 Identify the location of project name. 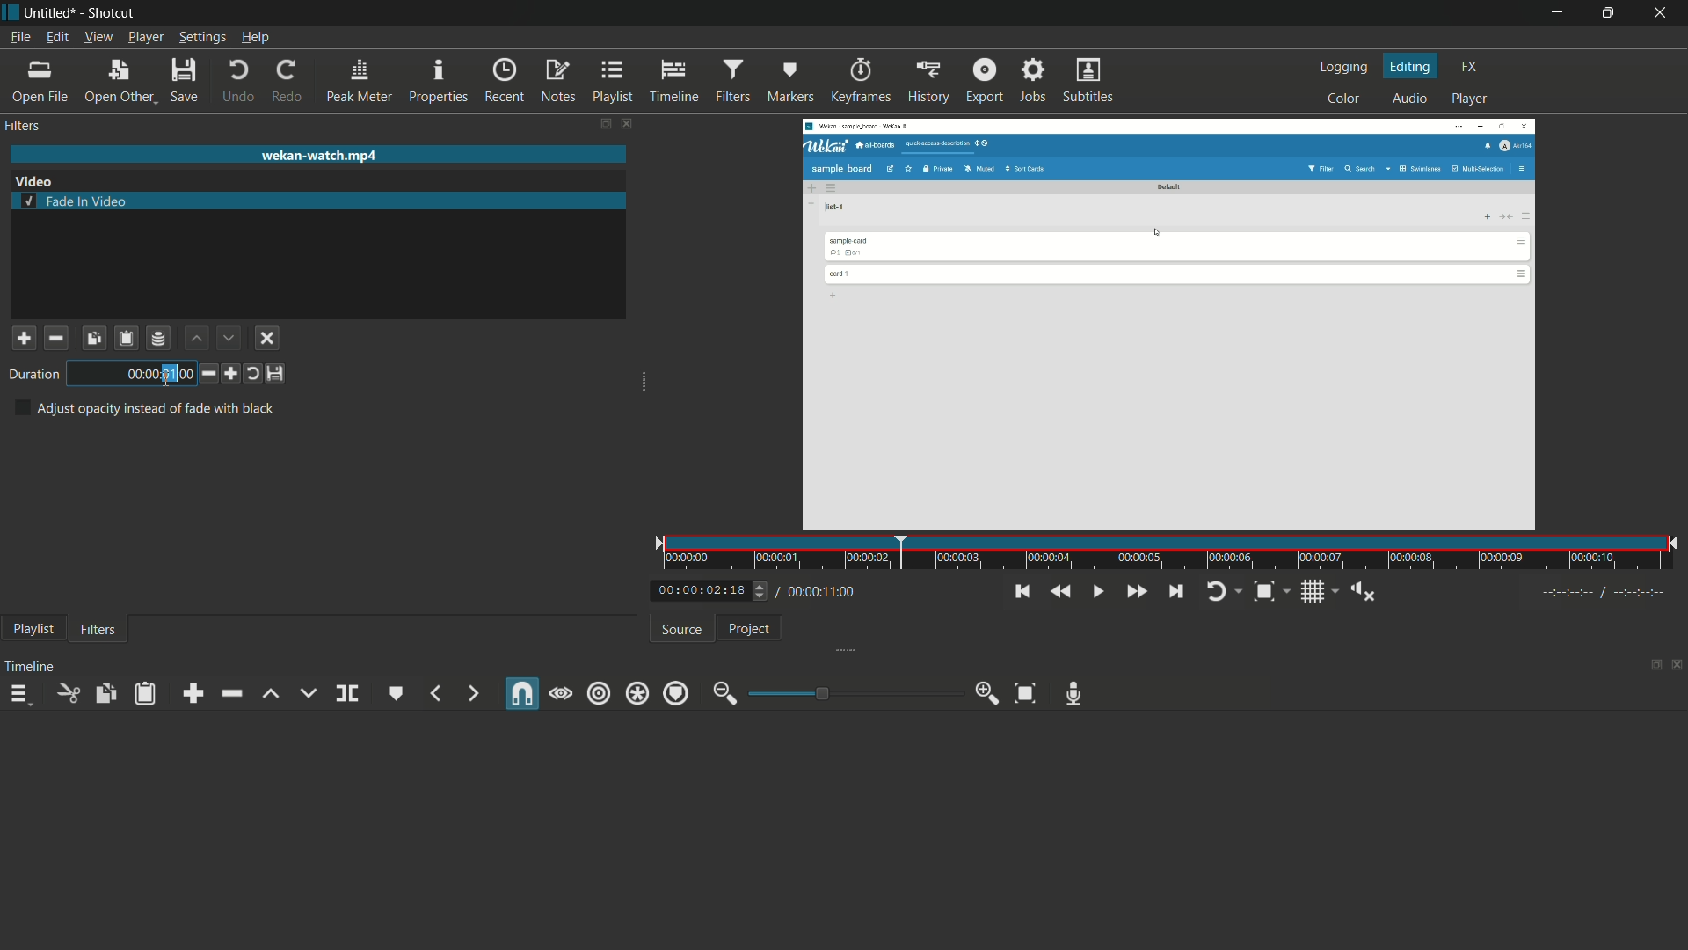
(47, 13).